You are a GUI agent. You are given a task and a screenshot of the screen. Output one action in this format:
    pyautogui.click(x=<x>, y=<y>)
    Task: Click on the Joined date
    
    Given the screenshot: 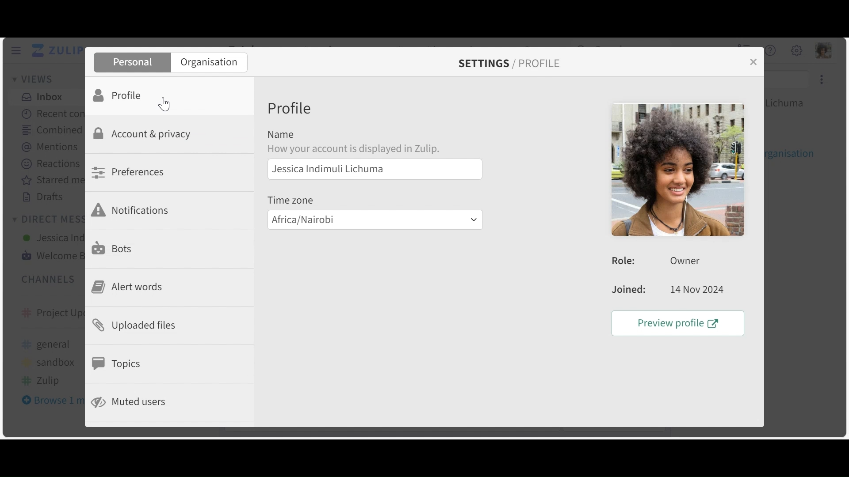 What is the action you would take?
    pyautogui.click(x=668, y=290)
    